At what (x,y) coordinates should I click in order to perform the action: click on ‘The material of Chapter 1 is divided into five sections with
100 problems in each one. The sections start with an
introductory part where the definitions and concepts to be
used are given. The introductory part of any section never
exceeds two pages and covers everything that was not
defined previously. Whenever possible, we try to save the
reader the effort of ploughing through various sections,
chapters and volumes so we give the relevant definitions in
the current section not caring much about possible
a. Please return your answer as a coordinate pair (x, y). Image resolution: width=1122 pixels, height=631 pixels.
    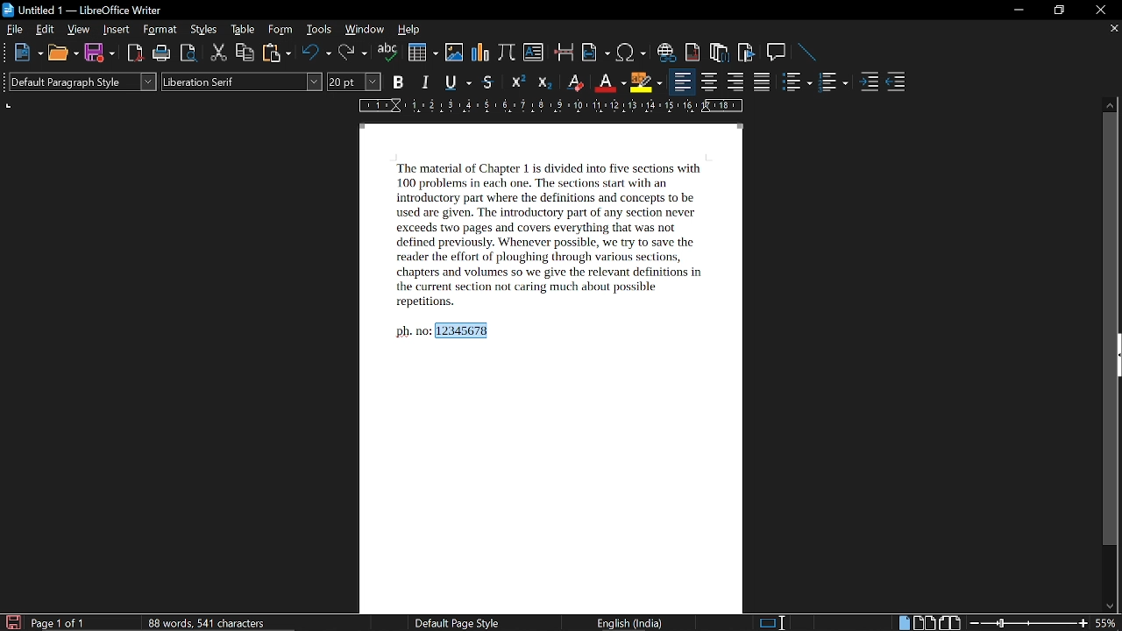
    Looking at the image, I should click on (545, 233).